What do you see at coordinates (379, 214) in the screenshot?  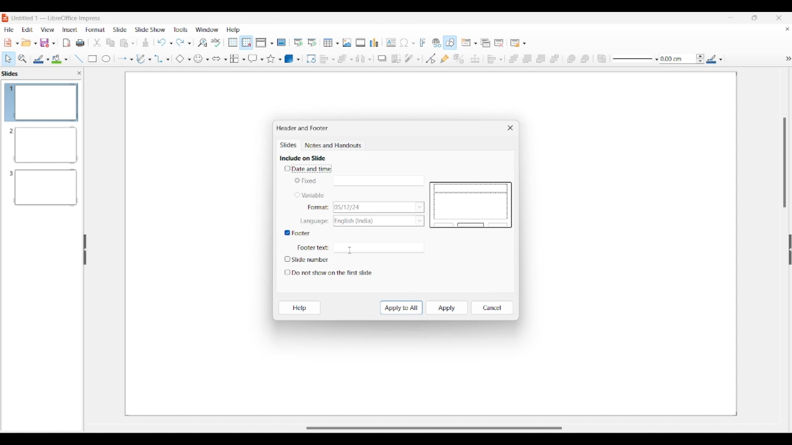 I see `List options for respective Variable characteristics` at bounding box center [379, 214].